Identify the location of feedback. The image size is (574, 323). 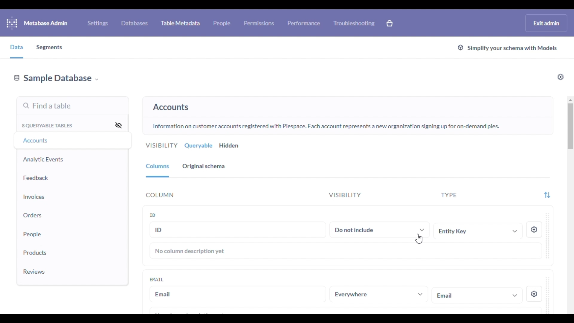
(36, 178).